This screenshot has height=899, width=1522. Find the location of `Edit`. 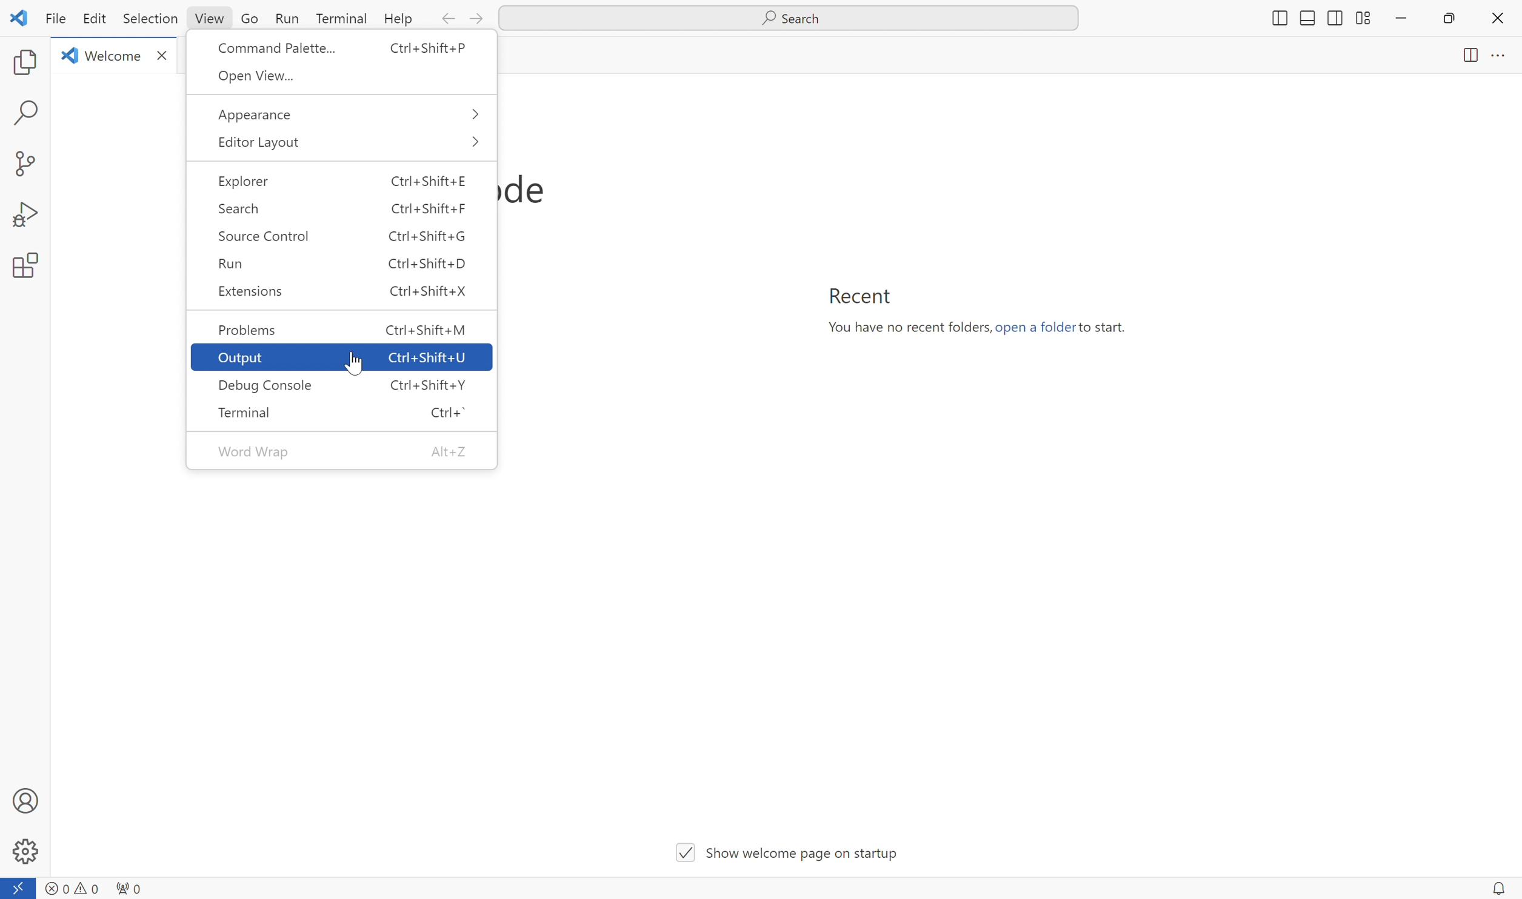

Edit is located at coordinates (98, 20).